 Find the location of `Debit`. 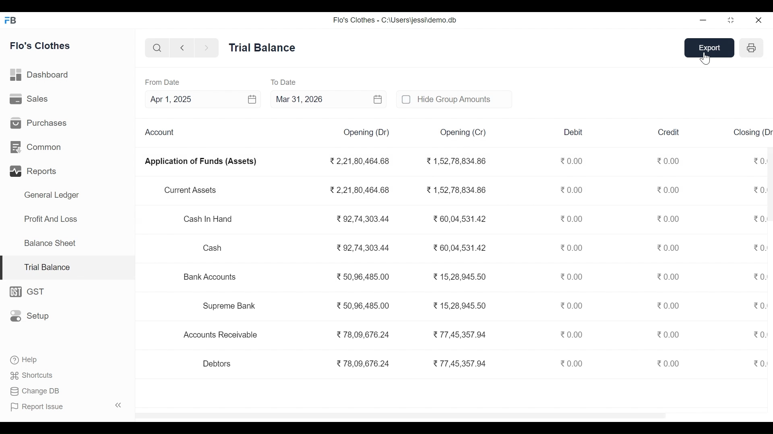

Debit is located at coordinates (574, 132).